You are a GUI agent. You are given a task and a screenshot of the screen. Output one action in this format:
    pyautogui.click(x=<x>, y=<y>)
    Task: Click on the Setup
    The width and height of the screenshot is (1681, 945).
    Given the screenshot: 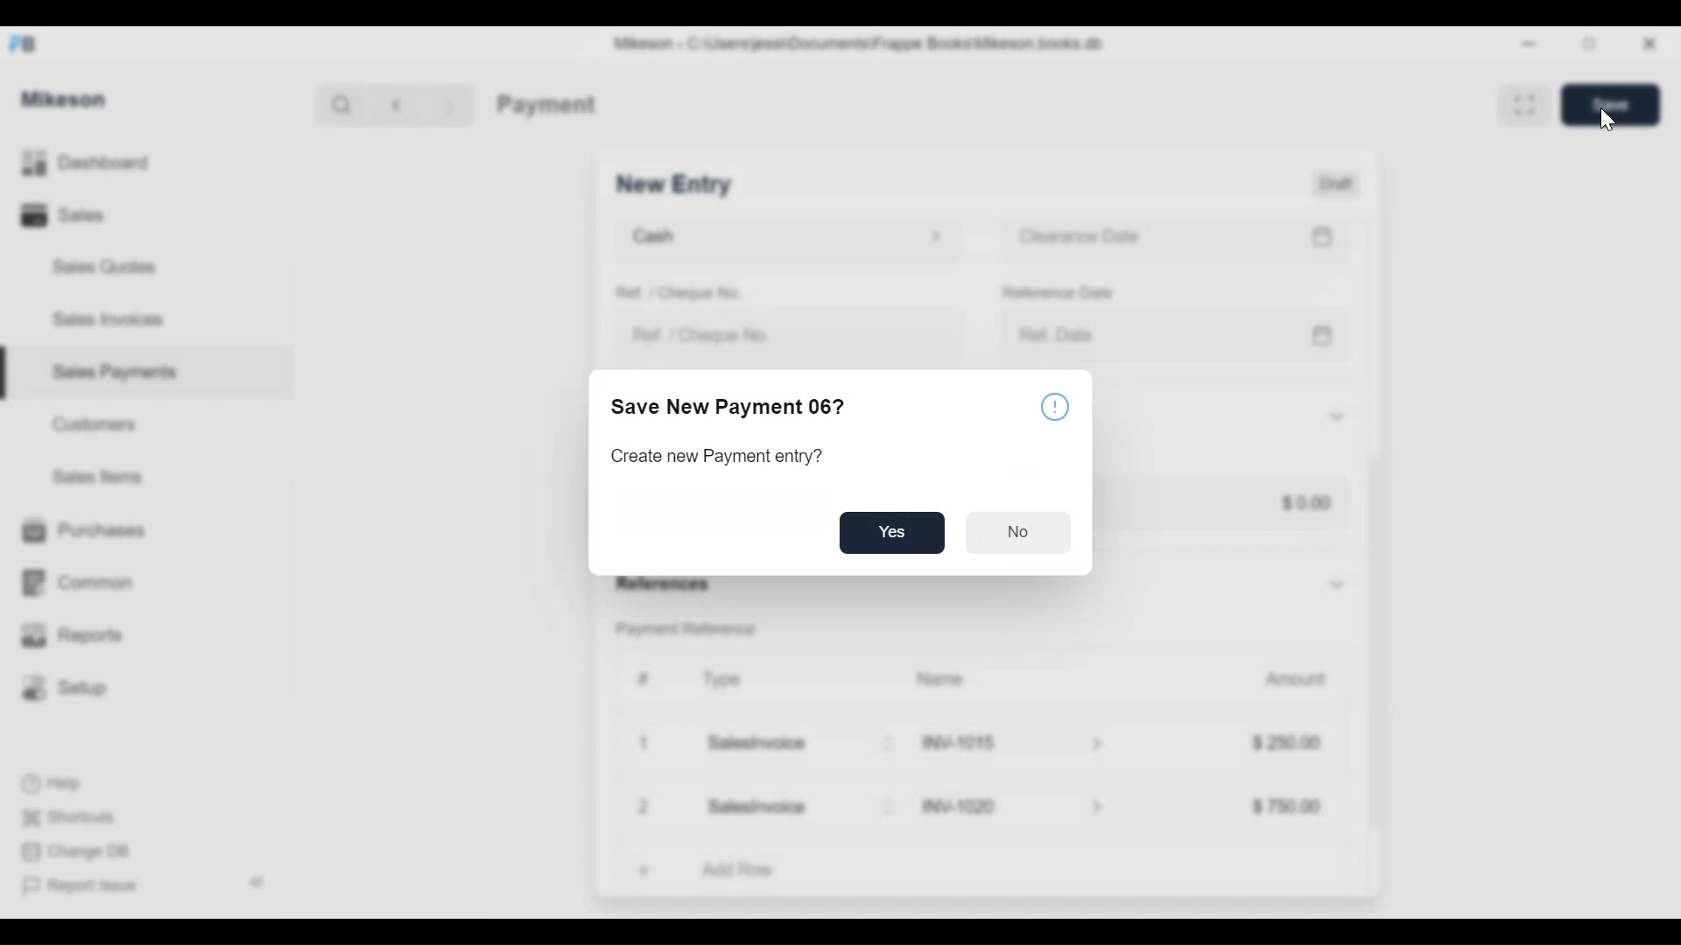 What is the action you would take?
    pyautogui.click(x=70, y=689)
    